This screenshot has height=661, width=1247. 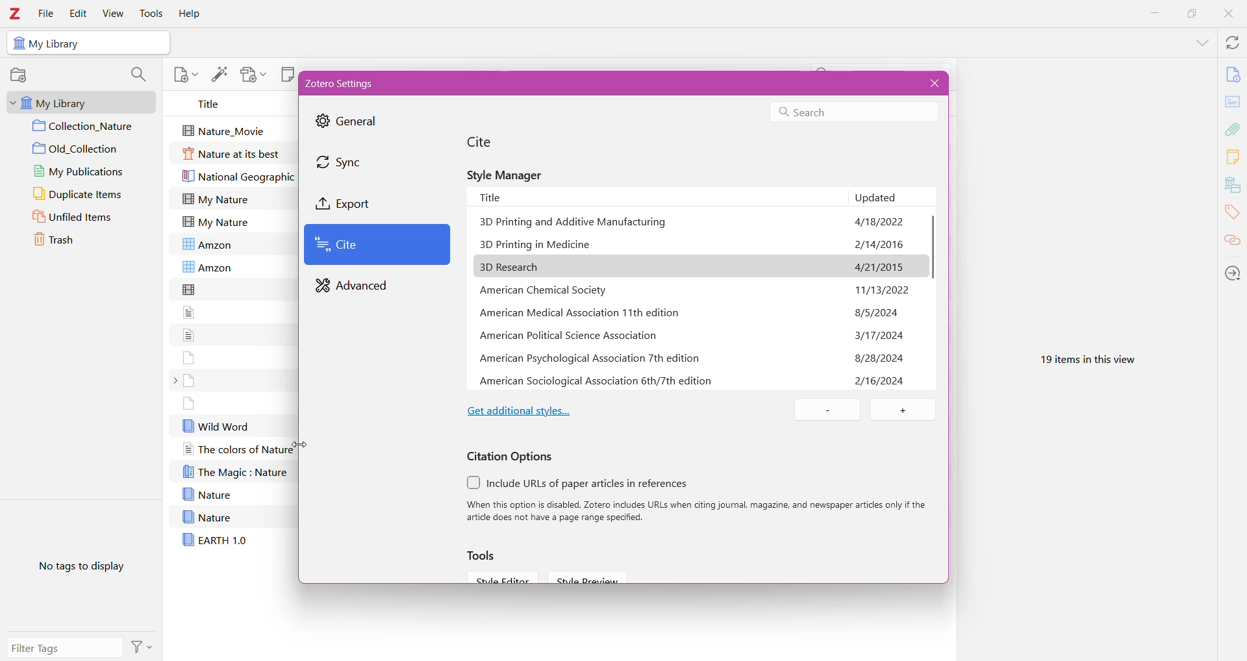 What do you see at coordinates (501, 577) in the screenshot?
I see `Style Editor` at bounding box center [501, 577].